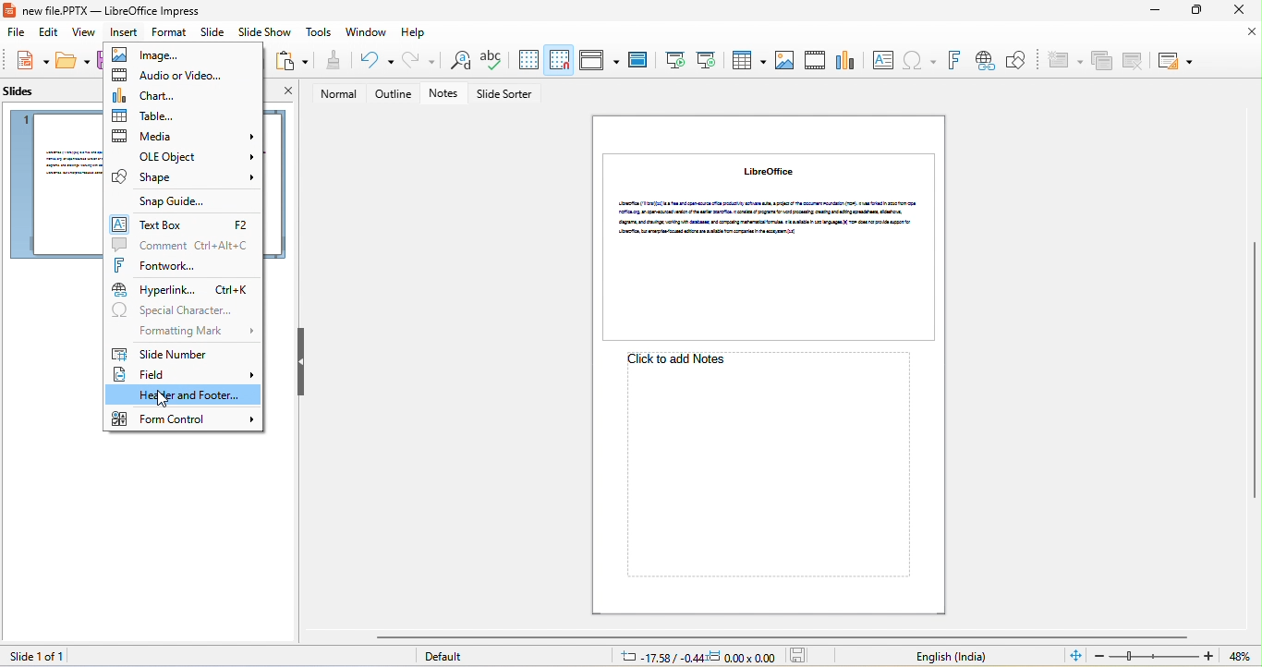 This screenshot has height=667, width=1262. Describe the element at coordinates (450, 658) in the screenshot. I see `default` at that location.